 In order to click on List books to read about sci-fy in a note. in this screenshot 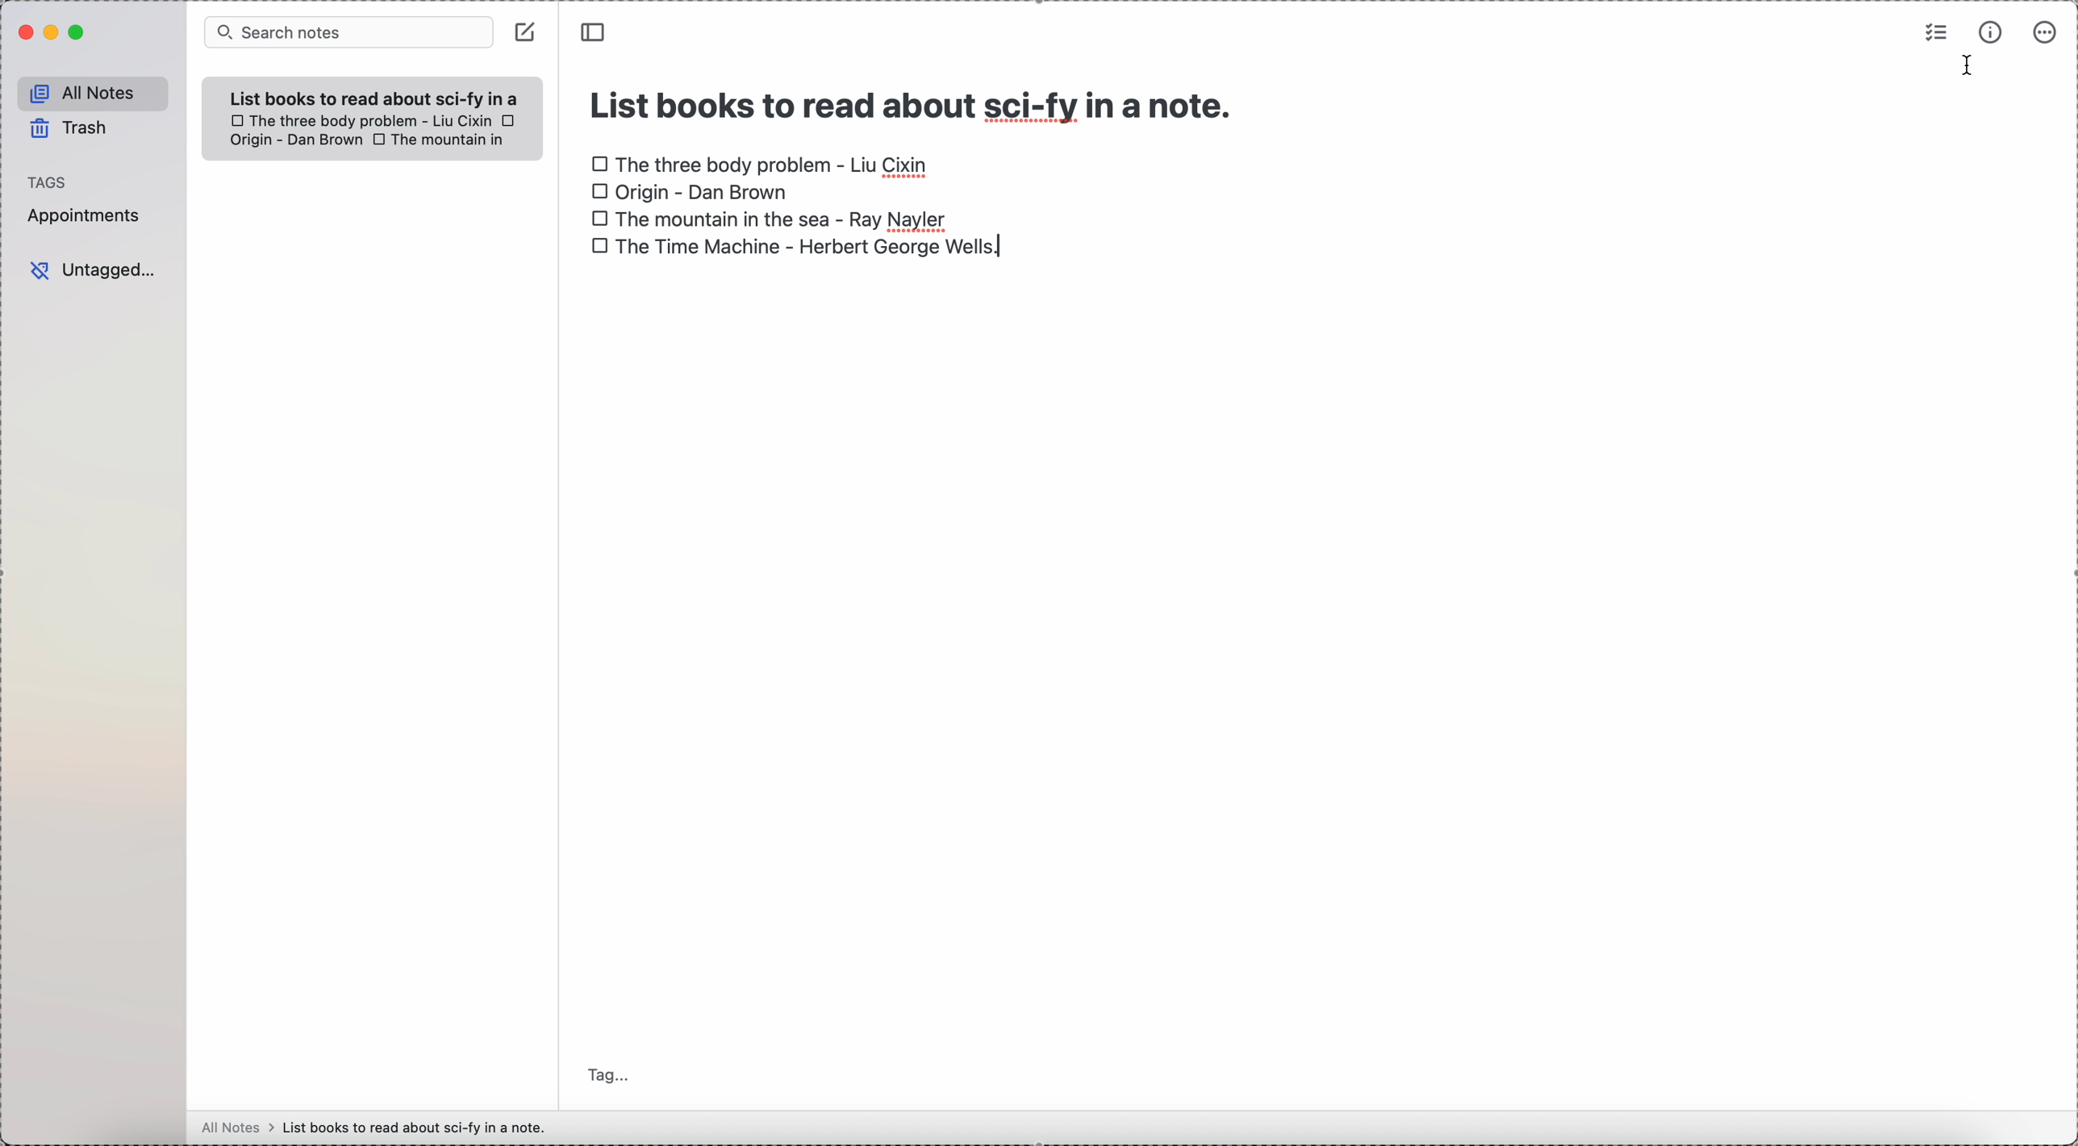, I will do `click(375, 98)`.